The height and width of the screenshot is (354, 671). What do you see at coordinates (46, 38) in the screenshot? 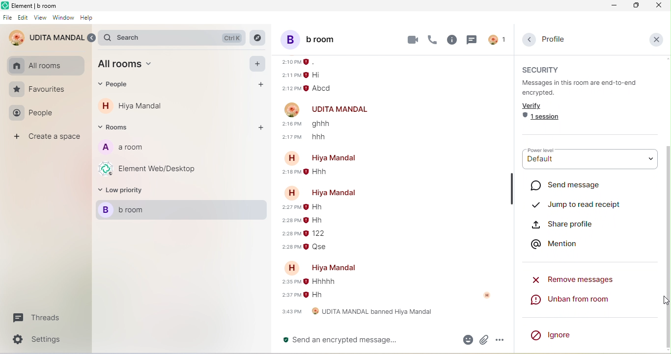
I see `udita mandal` at bounding box center [46, 38].